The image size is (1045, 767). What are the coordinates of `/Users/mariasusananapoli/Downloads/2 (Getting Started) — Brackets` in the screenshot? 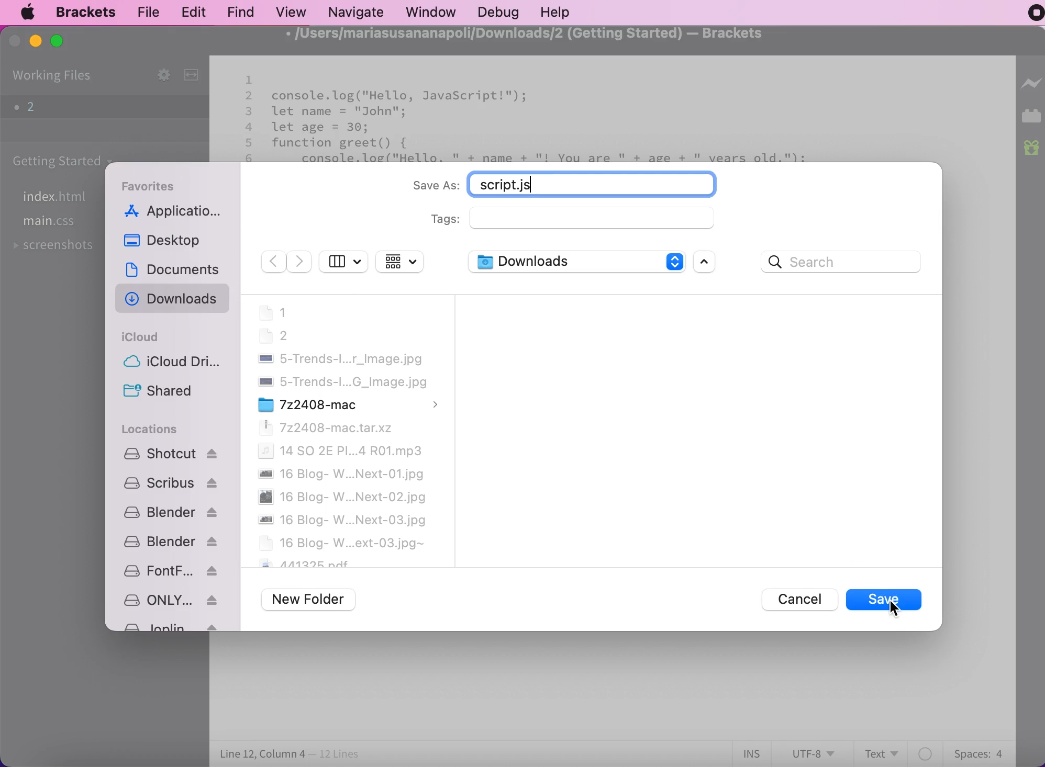 It's located at (520, 34).